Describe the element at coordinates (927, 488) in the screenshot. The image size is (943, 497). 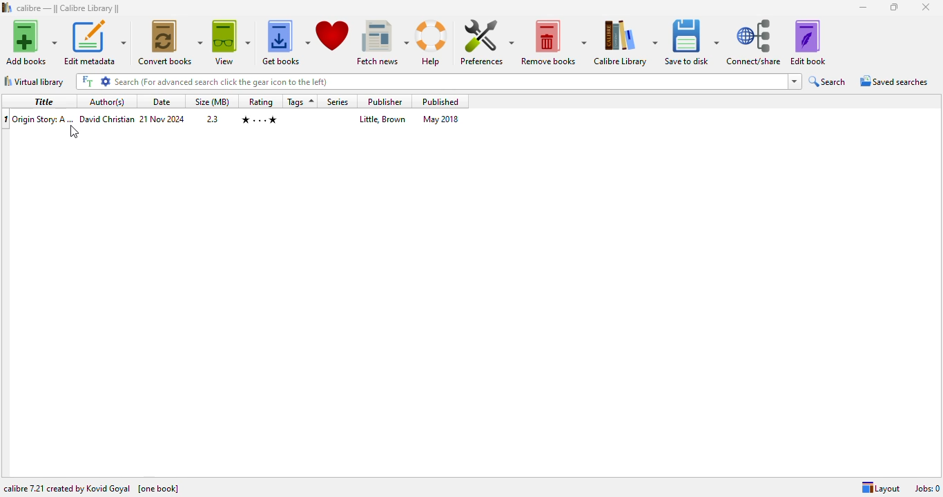
I see `Jobs: 0` at that location.